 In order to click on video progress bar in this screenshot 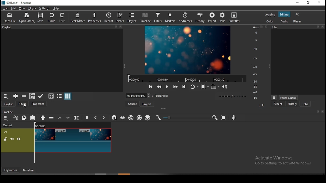, I will do `click(185, 78)`.